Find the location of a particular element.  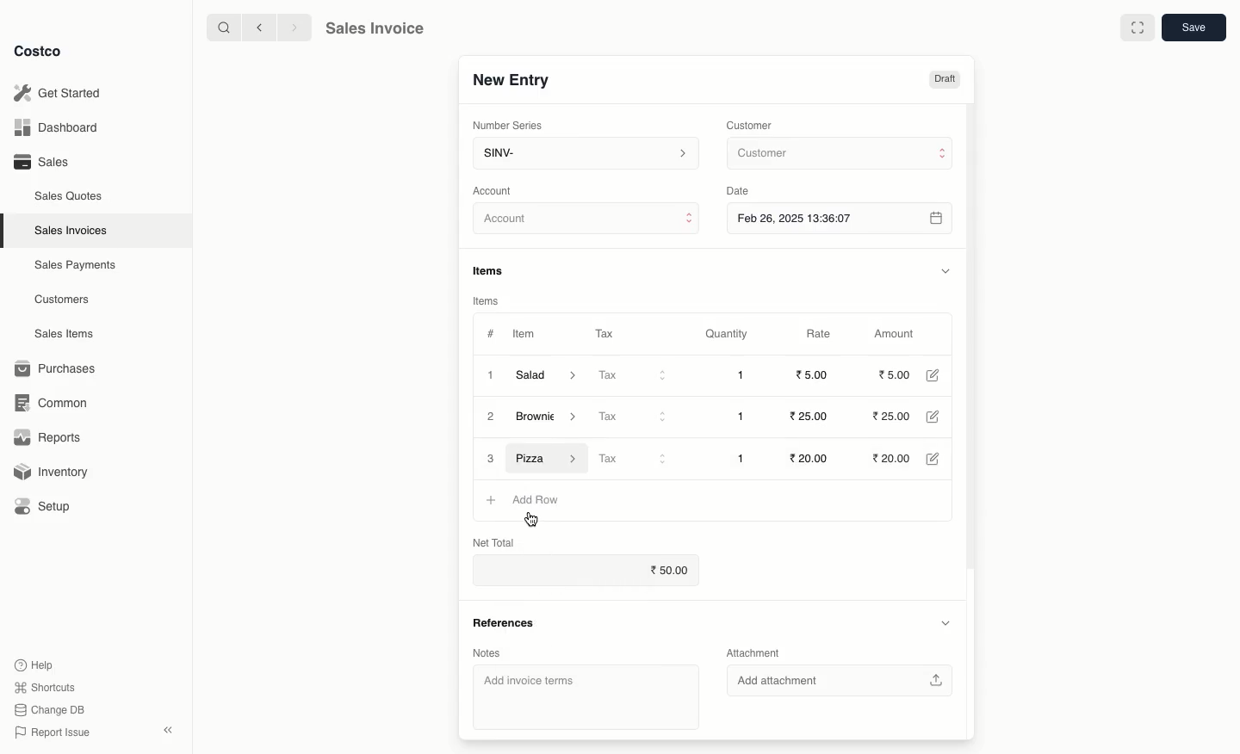

Setup is located at coordinates (49, 506).